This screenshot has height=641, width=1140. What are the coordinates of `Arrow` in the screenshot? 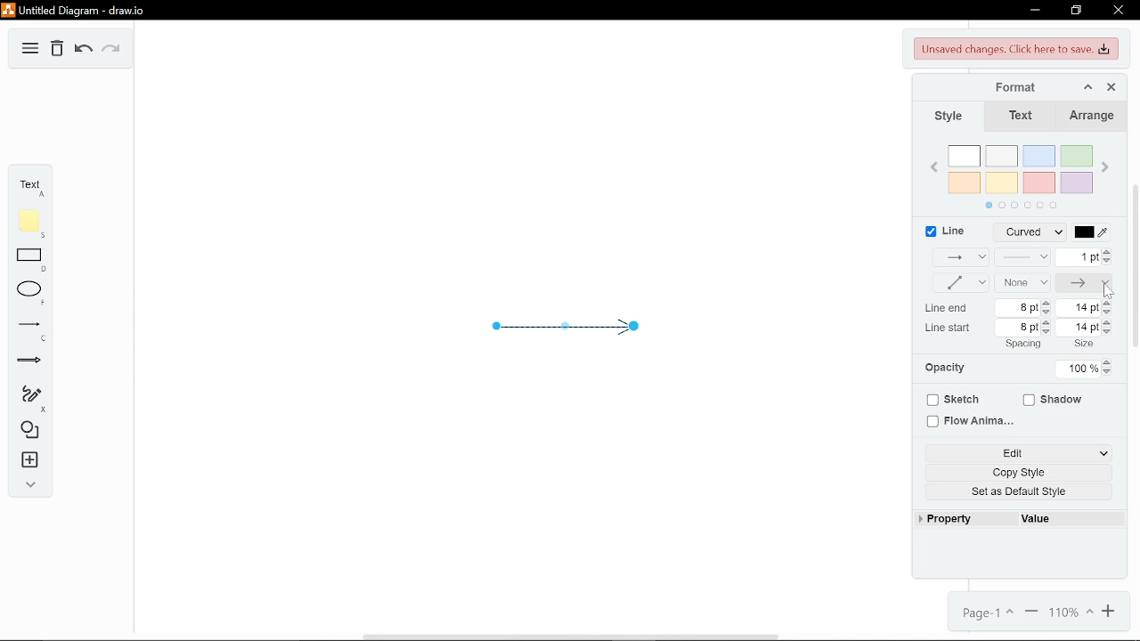 It's located at (33, 364).